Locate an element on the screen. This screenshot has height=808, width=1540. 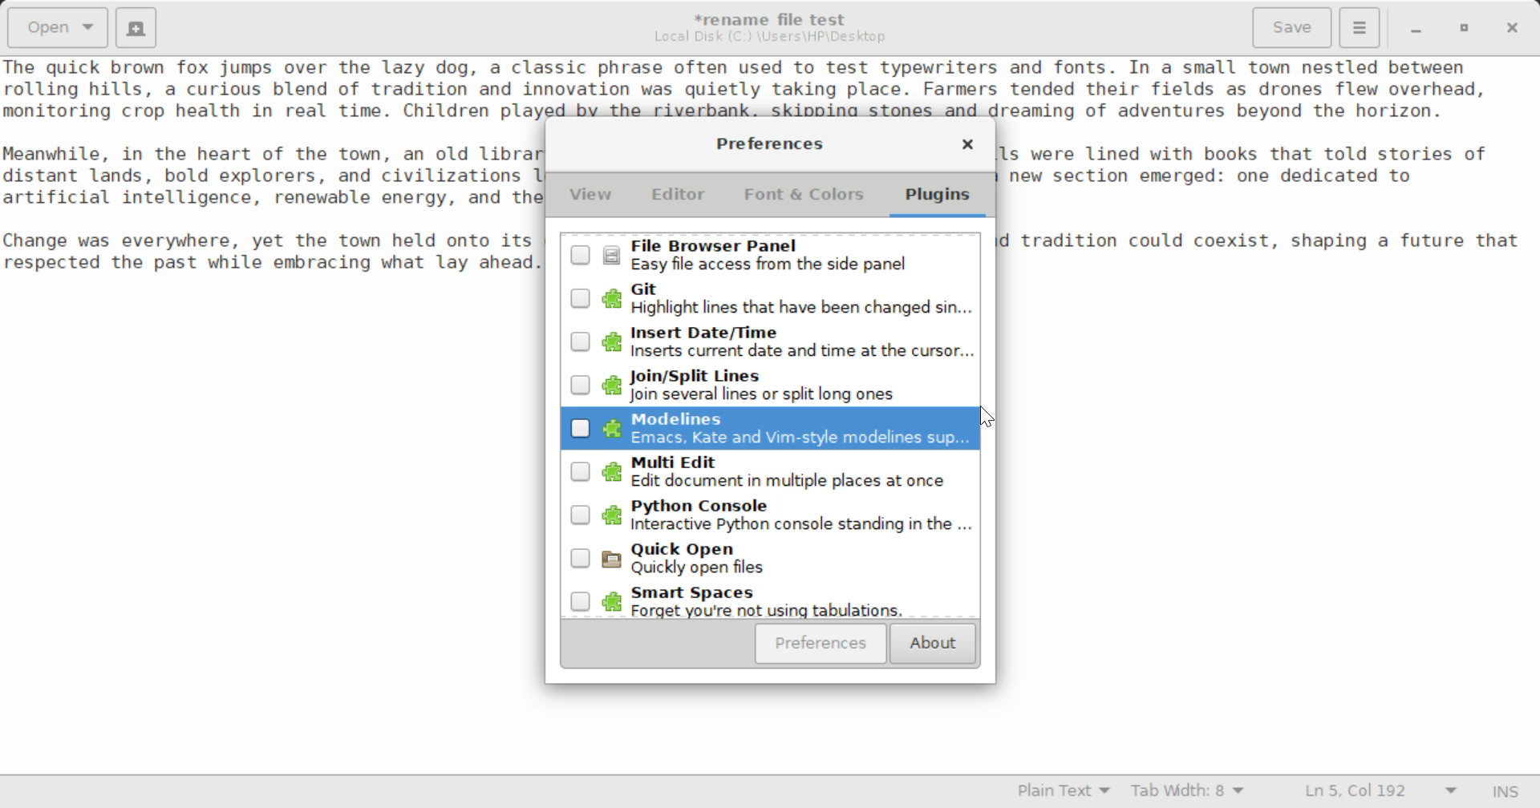
Unselected Quickly Open Plugin is located at coordinates (771, 564).